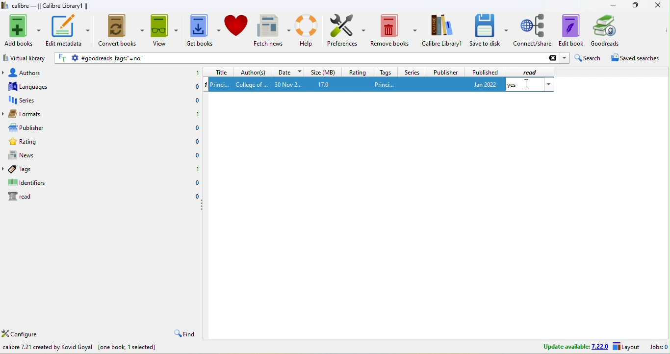  I want to click on 0, so click(197, 128).